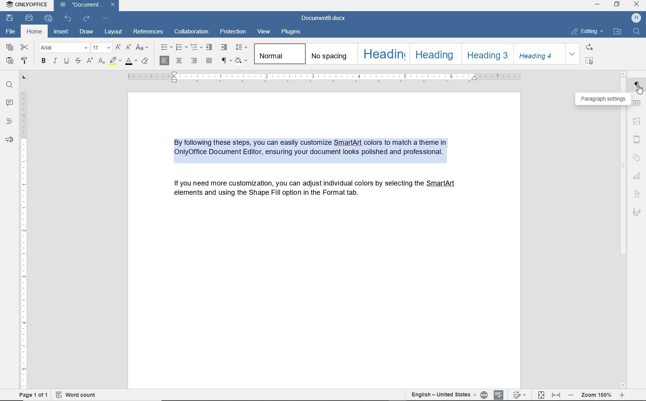 This screenshot has height=401, width=646. Describe the element at coordinates (87, 32) in the screenshot. I see `draw` at that location.